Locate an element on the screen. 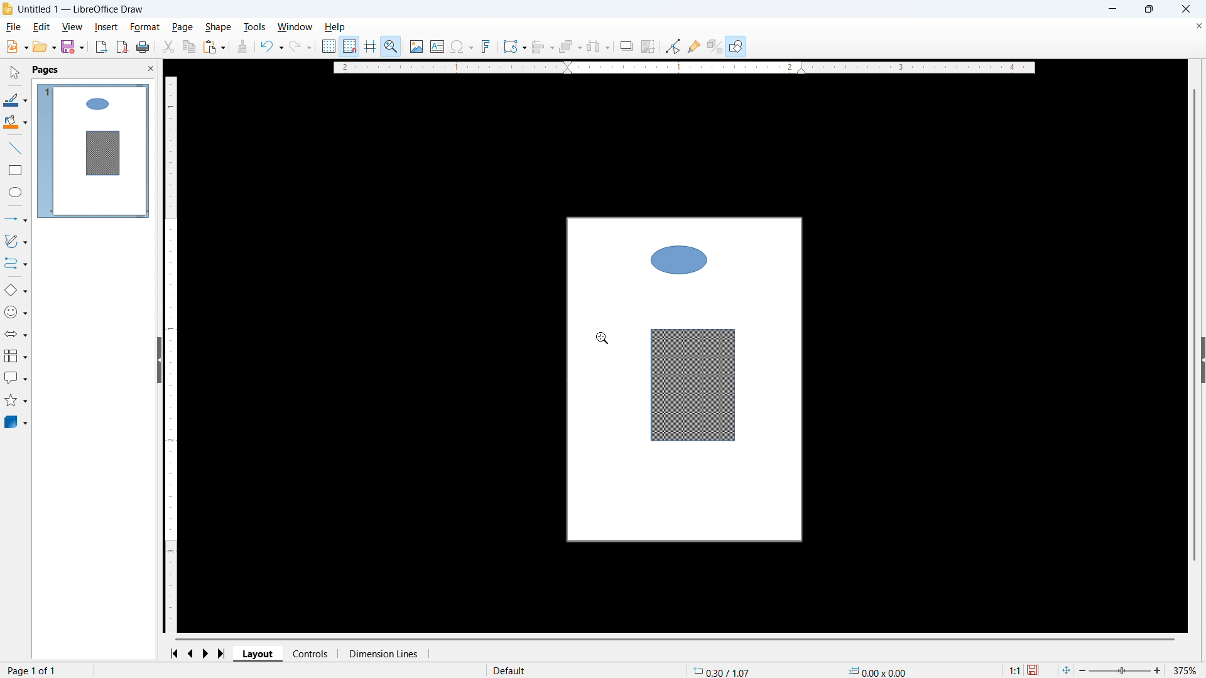 The height and width of the screenshot is (678, 1206). Arrange  is located at coordinates (570, 47).